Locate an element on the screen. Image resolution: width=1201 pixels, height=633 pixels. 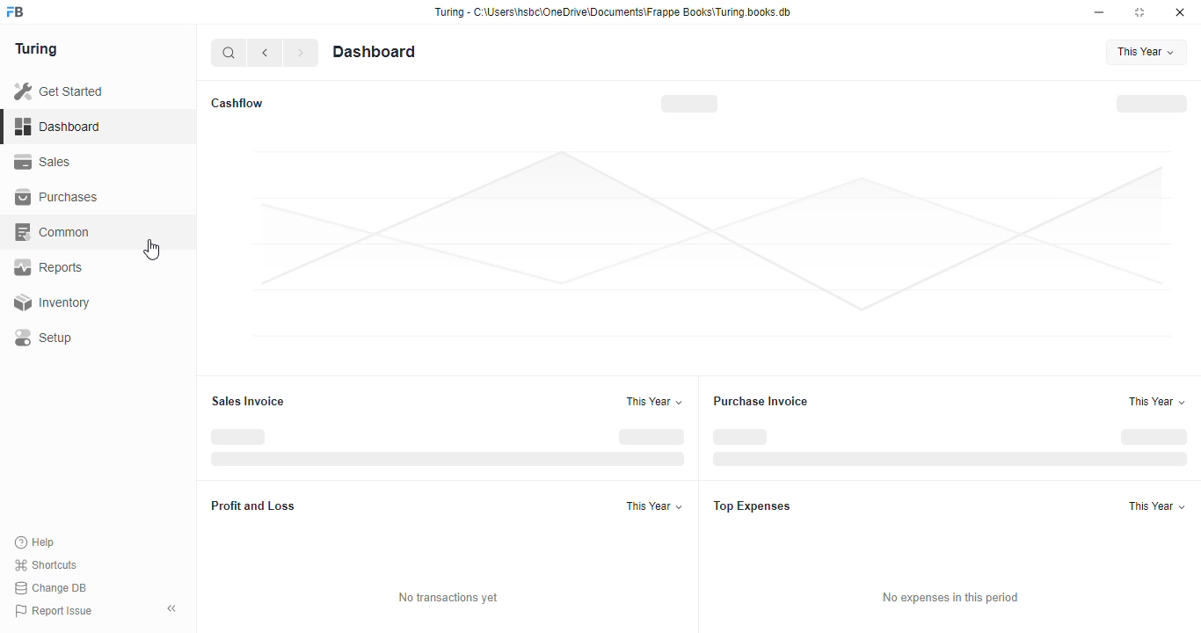
no transactions yet is located at coordinates (449, 598).